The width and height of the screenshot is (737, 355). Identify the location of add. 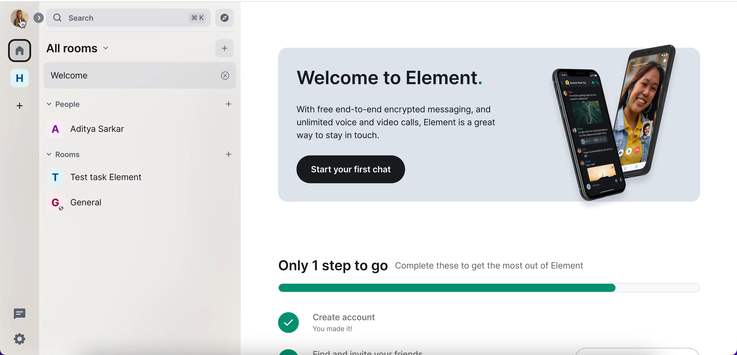
(231, 105).